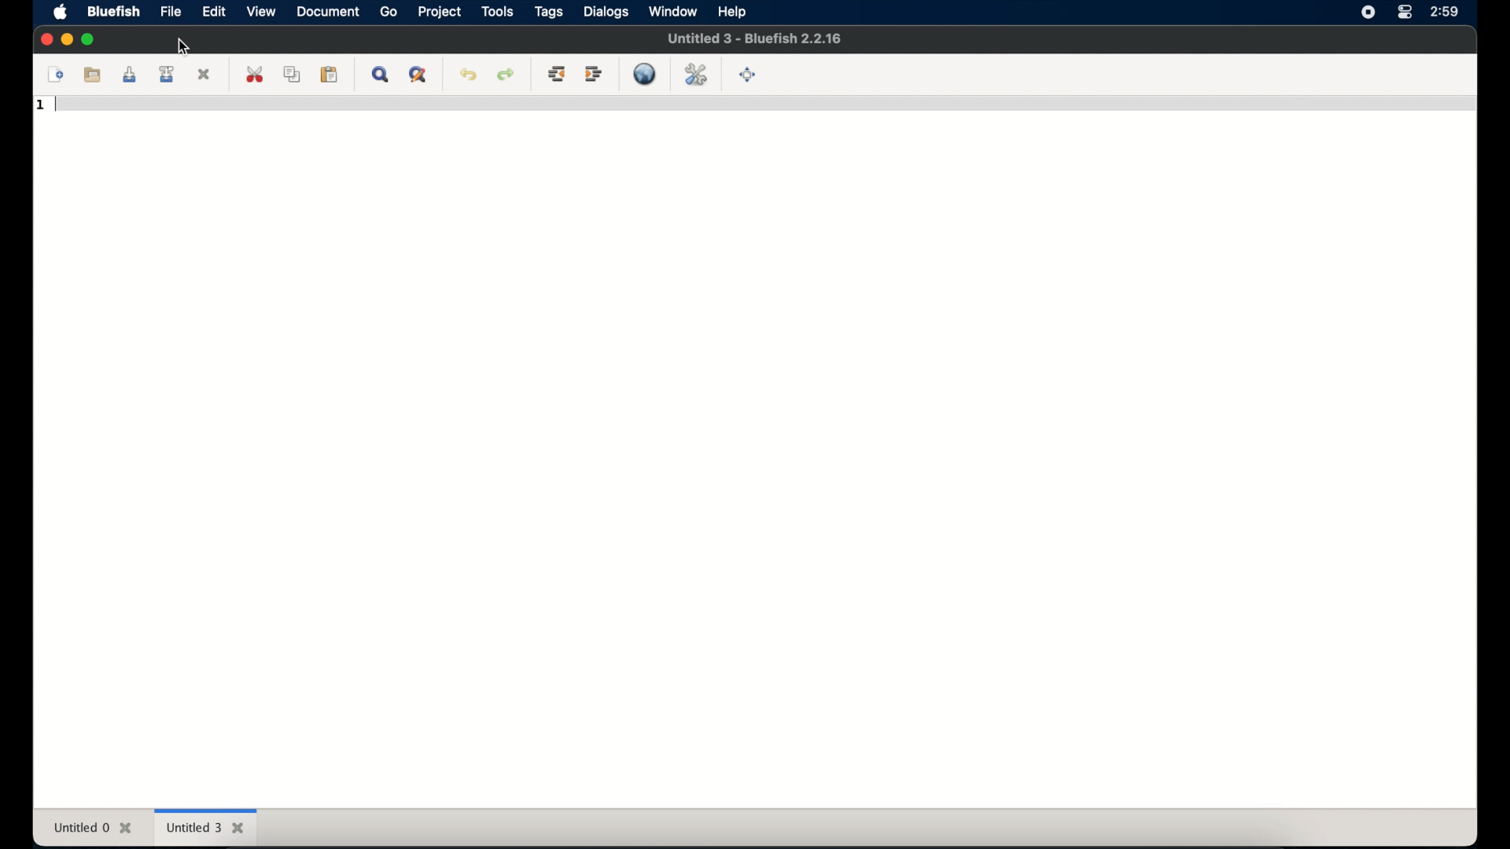 This screenshot has height=849, width=1510. I want to click on project, so click(440, 12).